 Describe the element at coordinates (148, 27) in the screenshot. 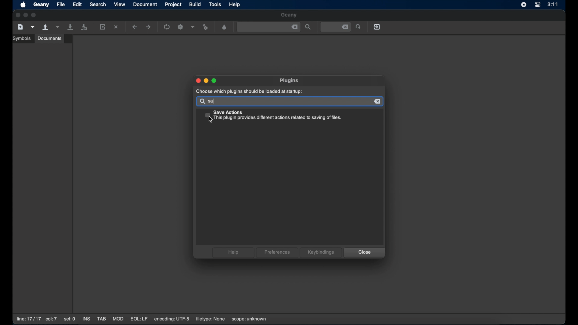

I see `navigate forward a location` at that location.